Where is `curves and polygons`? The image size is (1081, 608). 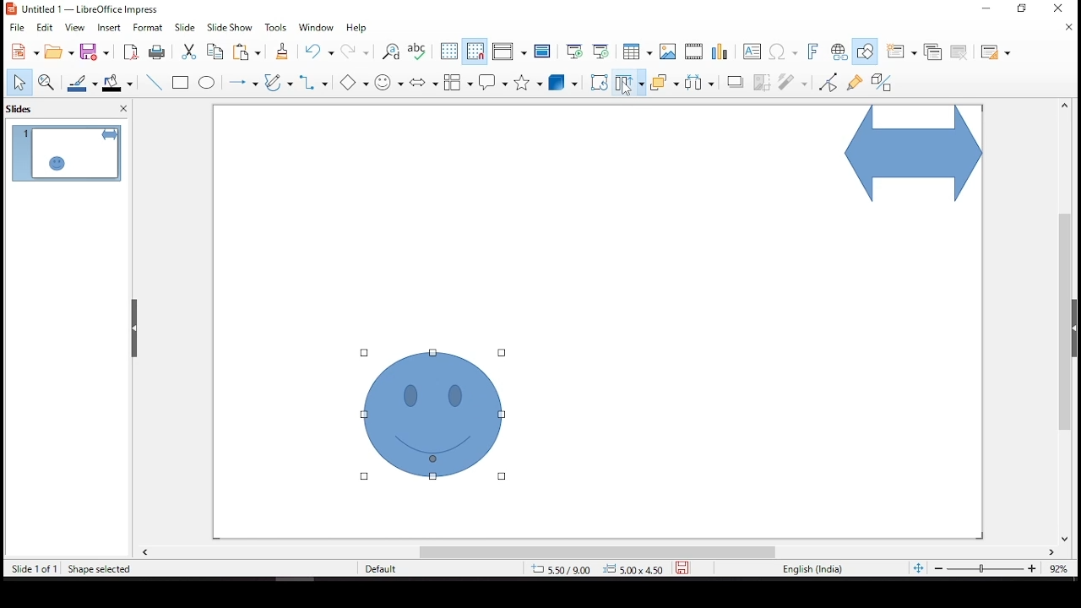
curves and polygons is located at coordinates (279, 84).